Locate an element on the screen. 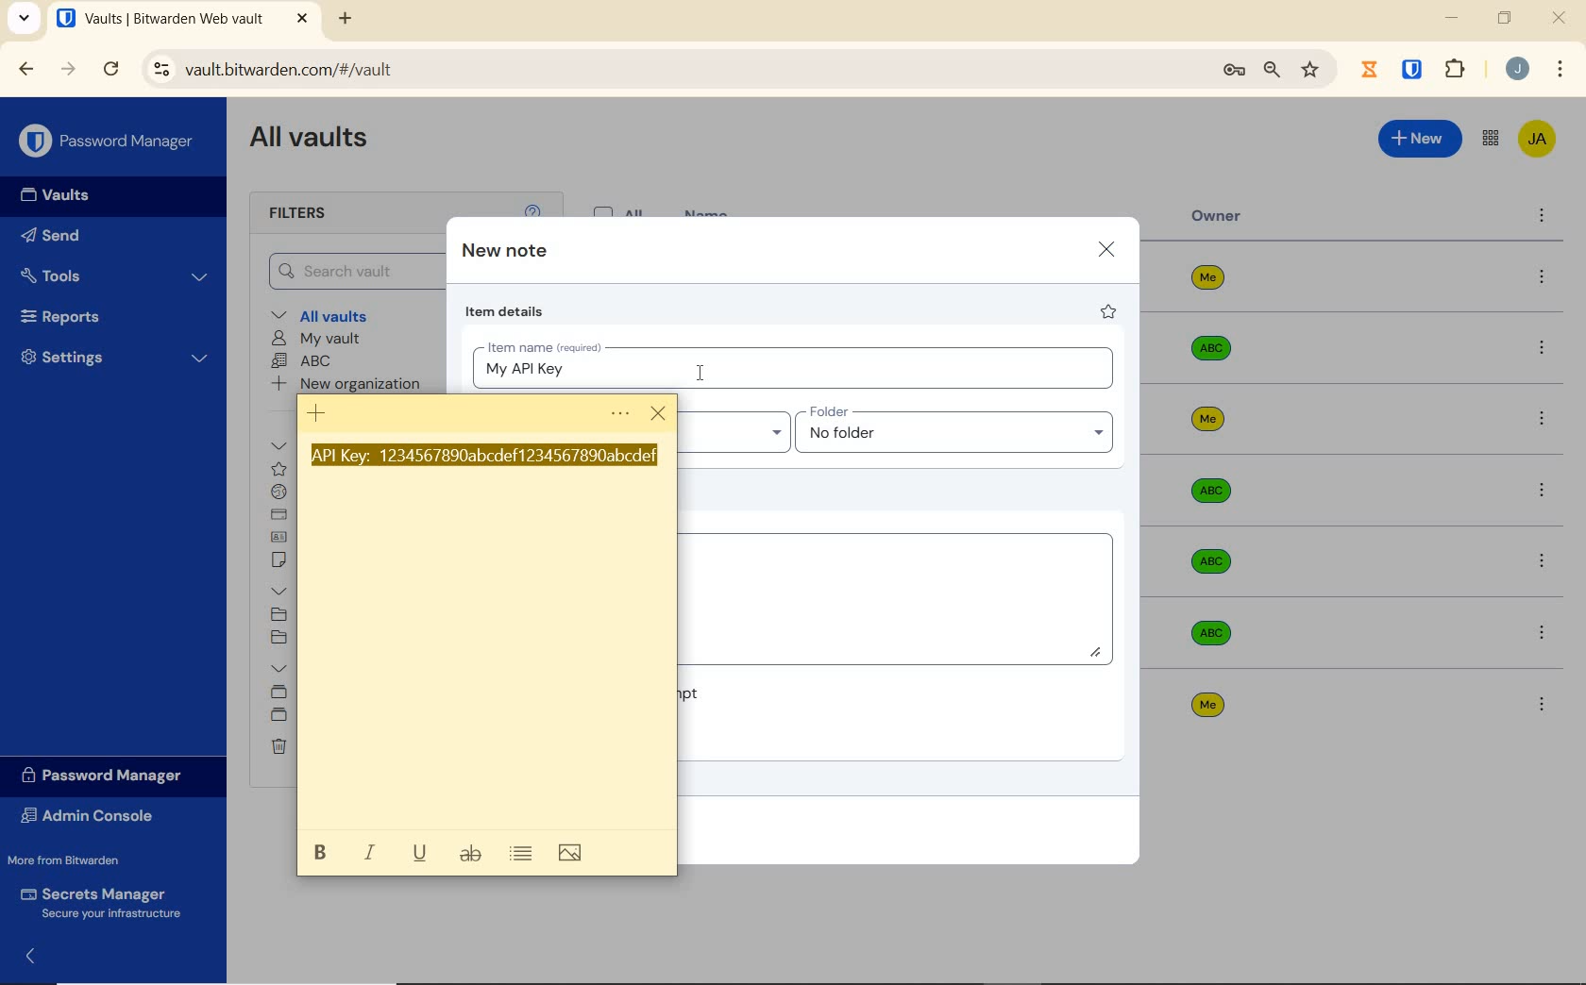  secure note is located at coordinates (284, 562).